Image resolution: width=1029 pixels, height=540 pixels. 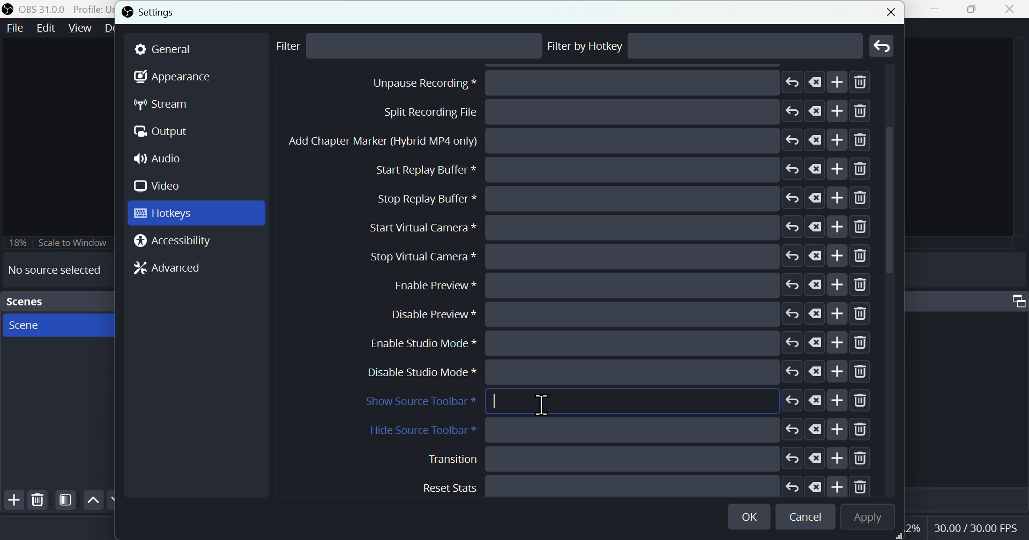 I want to click on show source toolbar, so click(x=616, y=402).